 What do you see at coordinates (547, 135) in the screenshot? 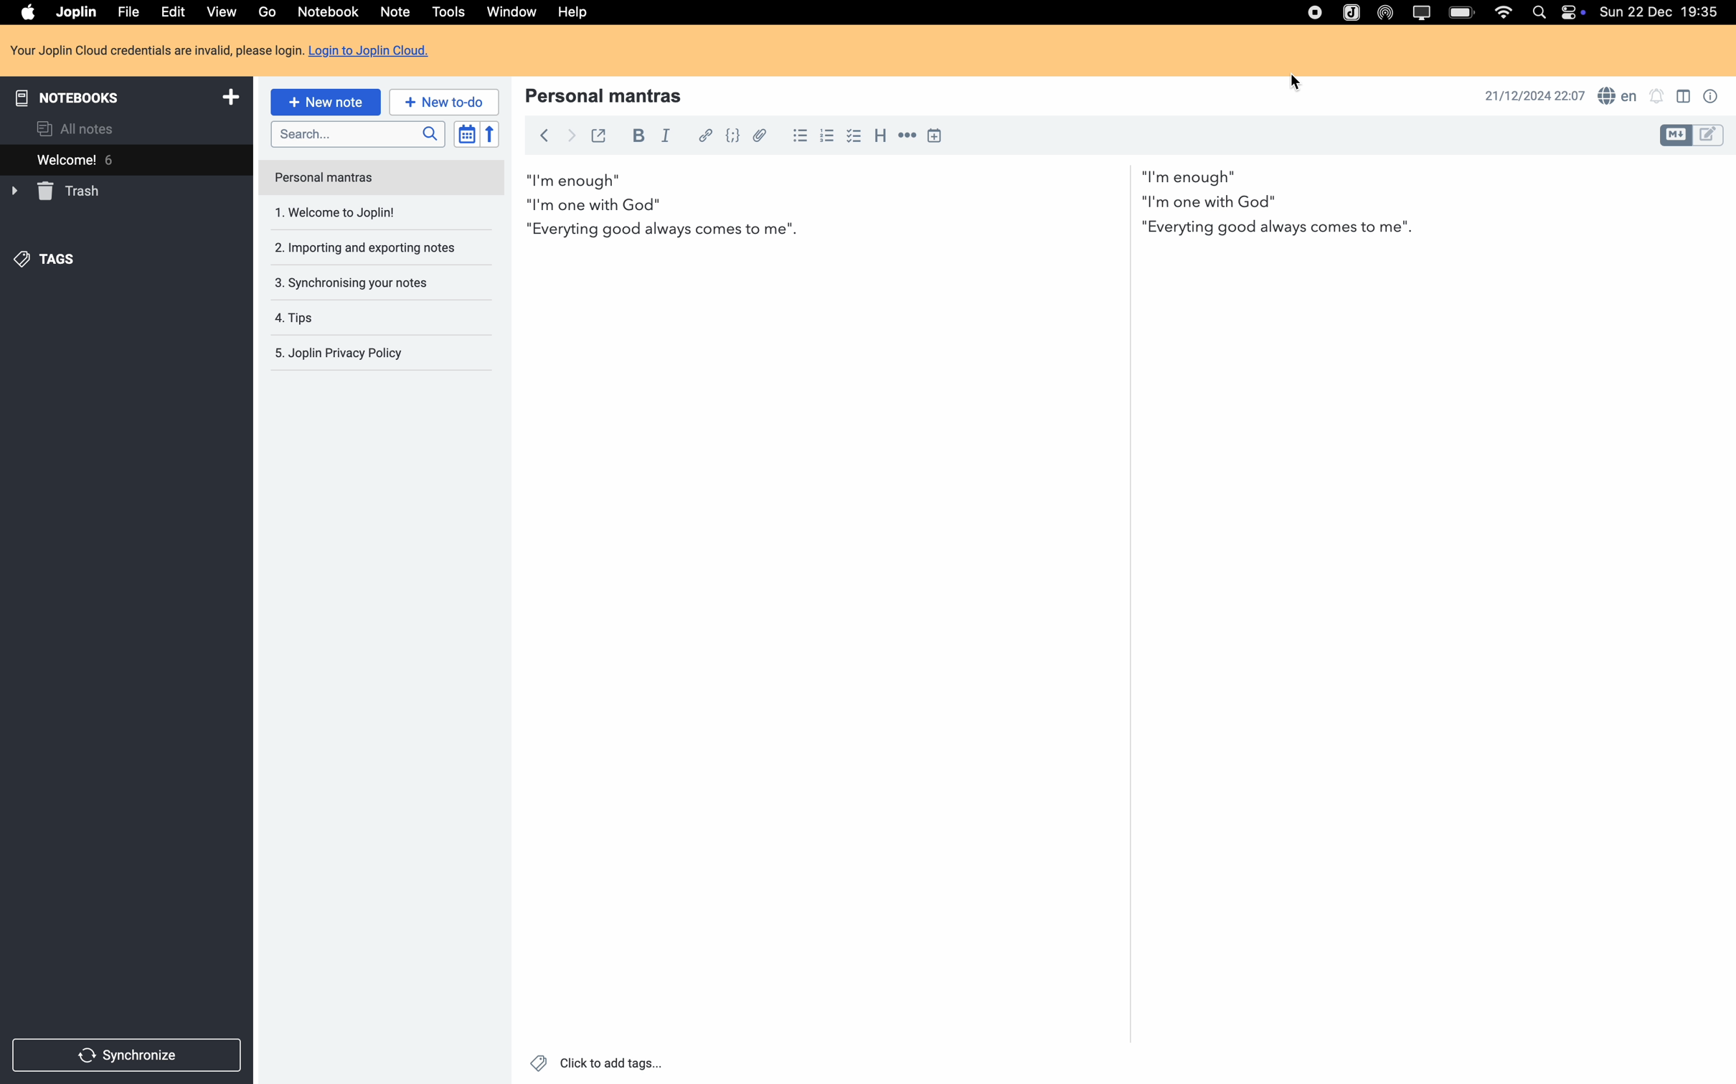
I see `back` at bounding box center [547, 135].